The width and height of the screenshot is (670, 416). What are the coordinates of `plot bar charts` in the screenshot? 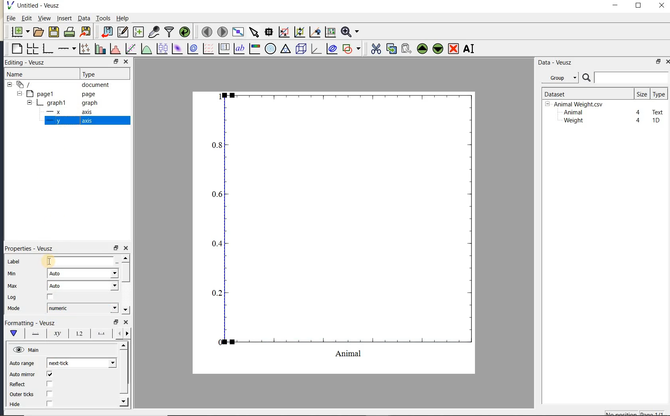 It's located at (100, 49).